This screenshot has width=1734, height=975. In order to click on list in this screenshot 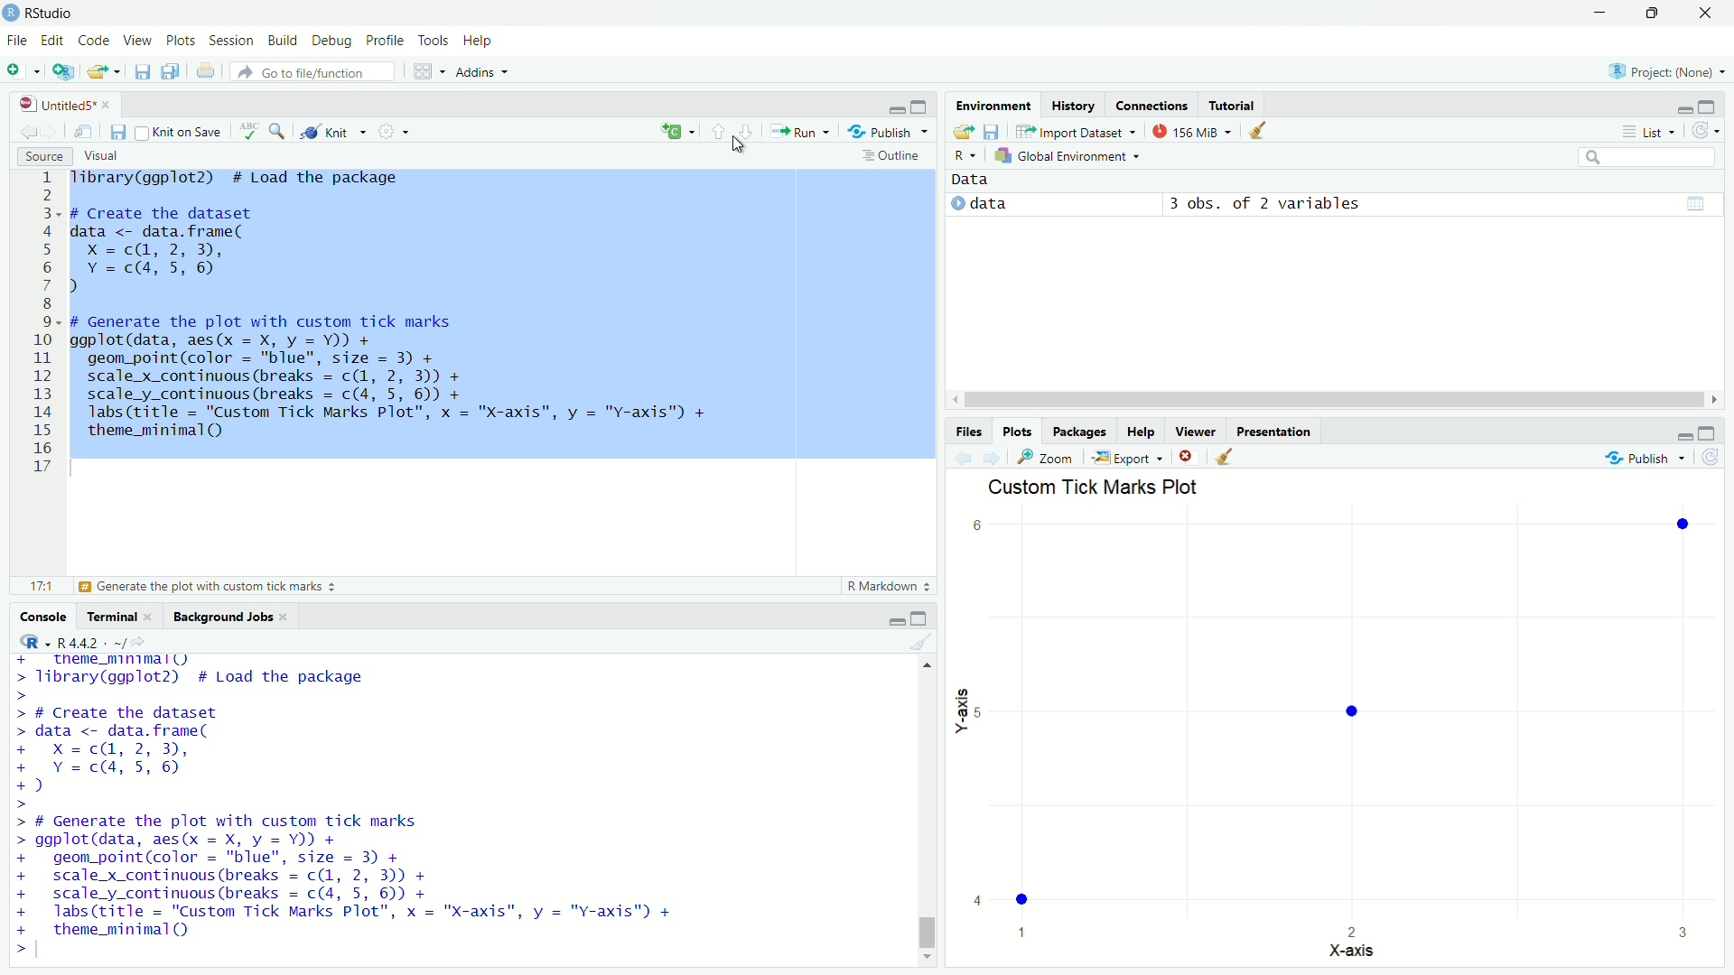, I will do `click(1649, 131)`.